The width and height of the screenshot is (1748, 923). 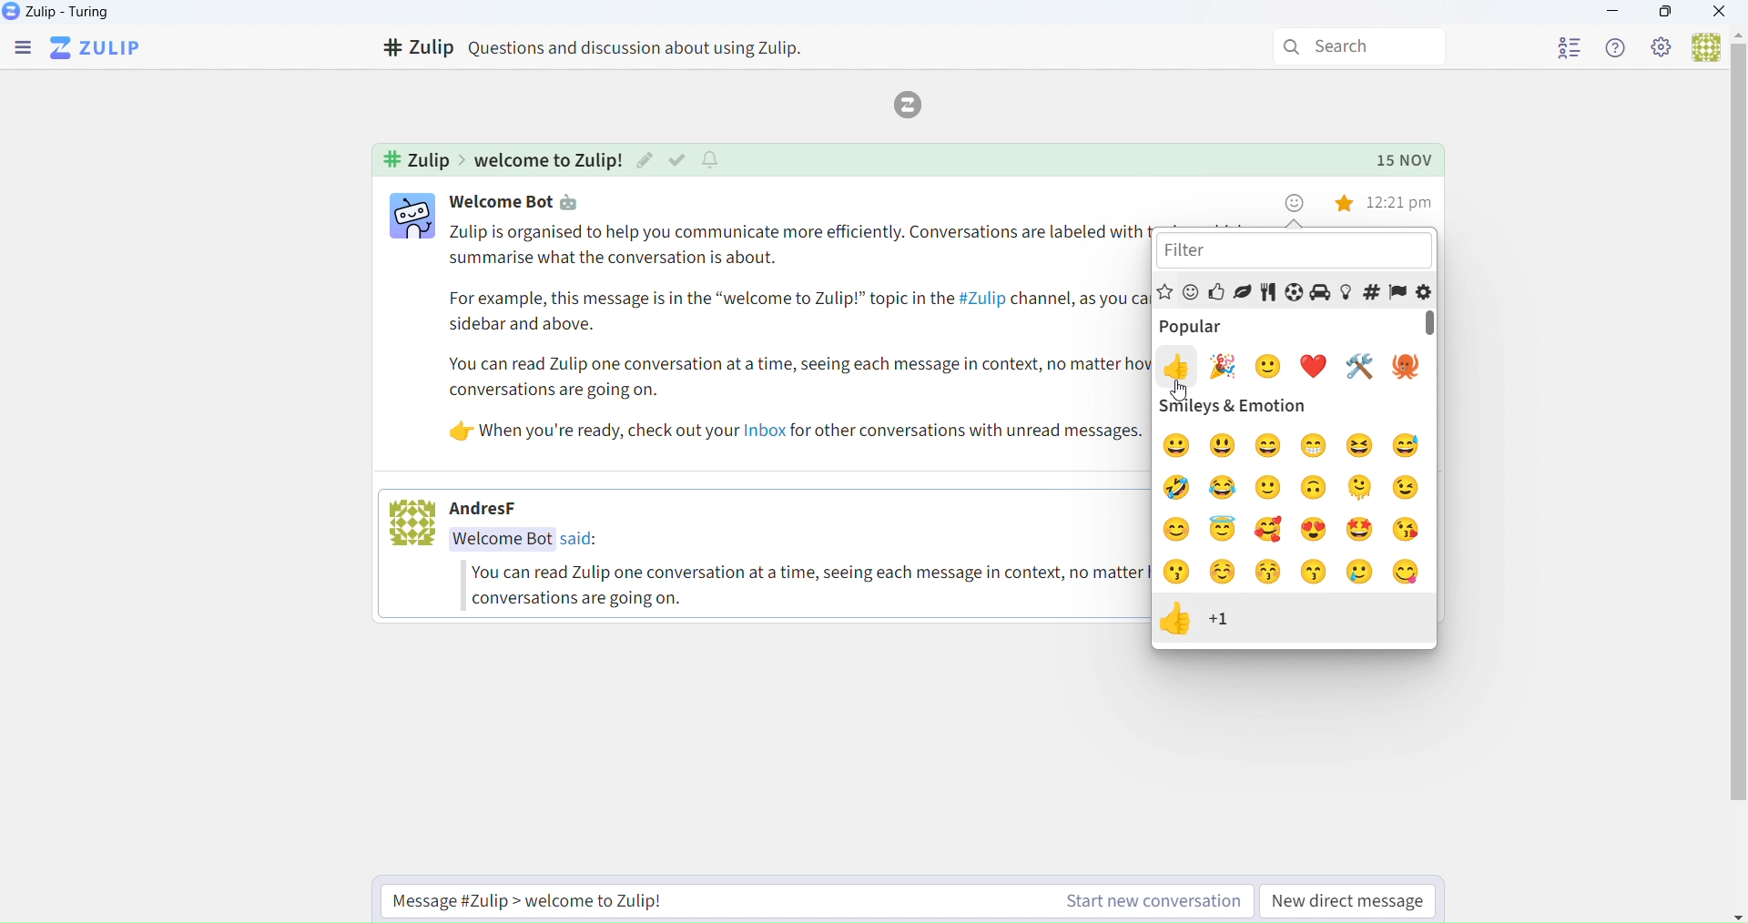 What do you see at coordinates (1268, 574) in the screenshot?
I see `kiss with blush` at bounding box center [1268, 574].